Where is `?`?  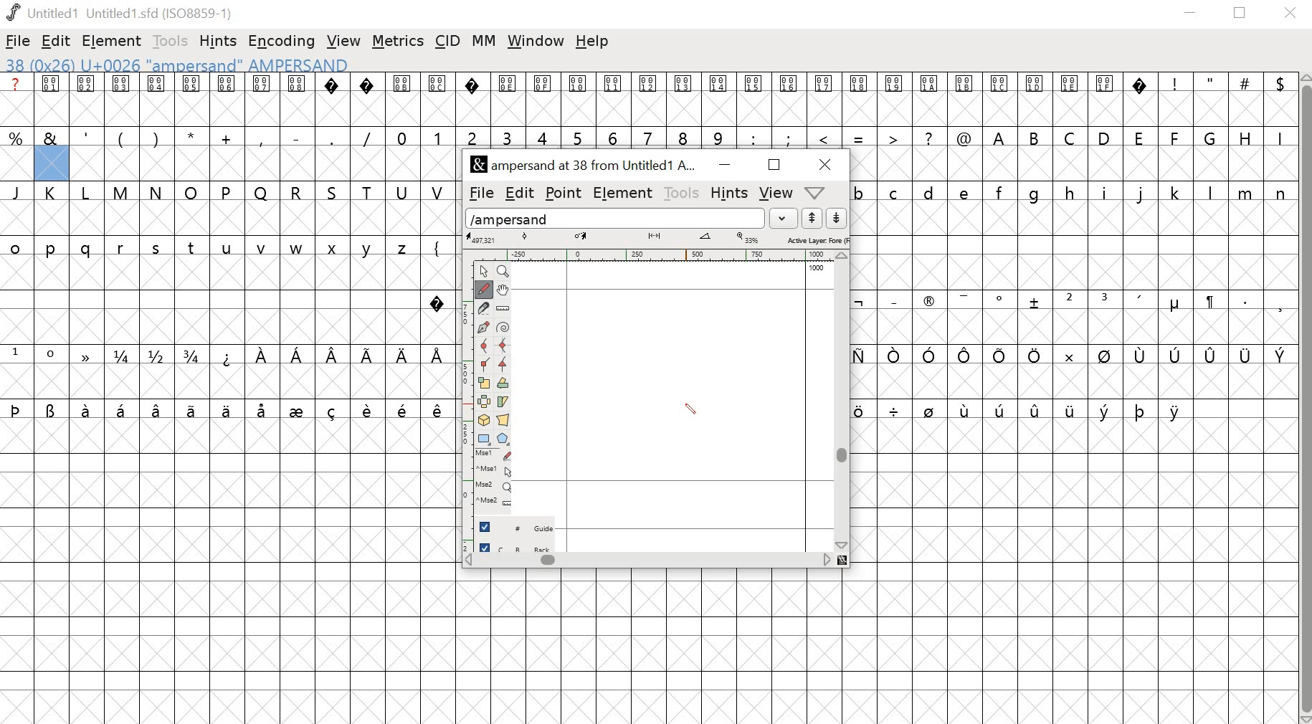
? is located at coordinates (437, 300).